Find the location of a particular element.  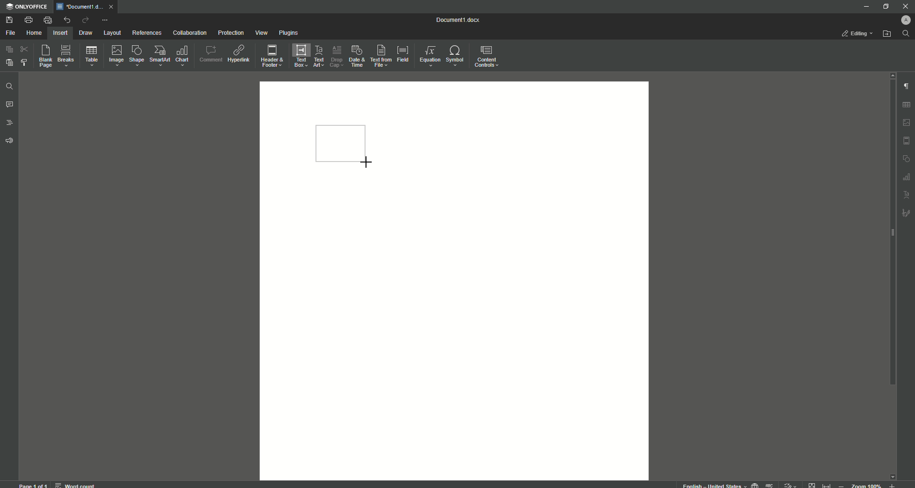

table is located at coordinates (905, 177).